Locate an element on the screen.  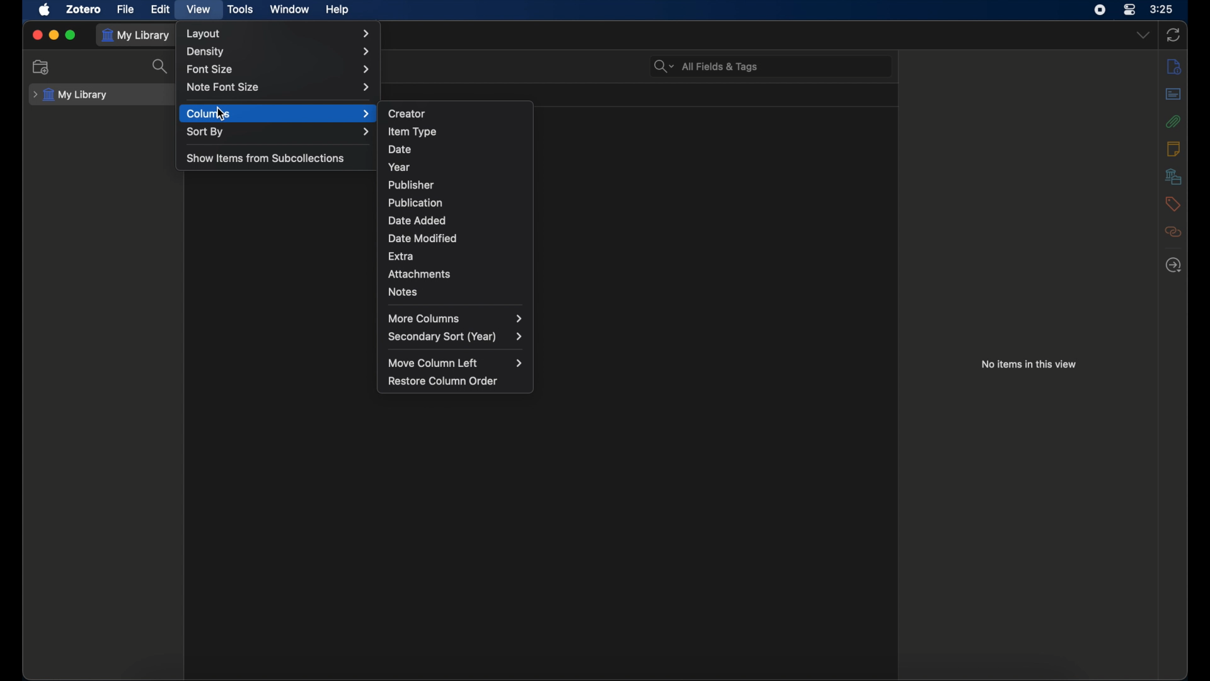
no items in this view is located at coordinates (1029, 363).